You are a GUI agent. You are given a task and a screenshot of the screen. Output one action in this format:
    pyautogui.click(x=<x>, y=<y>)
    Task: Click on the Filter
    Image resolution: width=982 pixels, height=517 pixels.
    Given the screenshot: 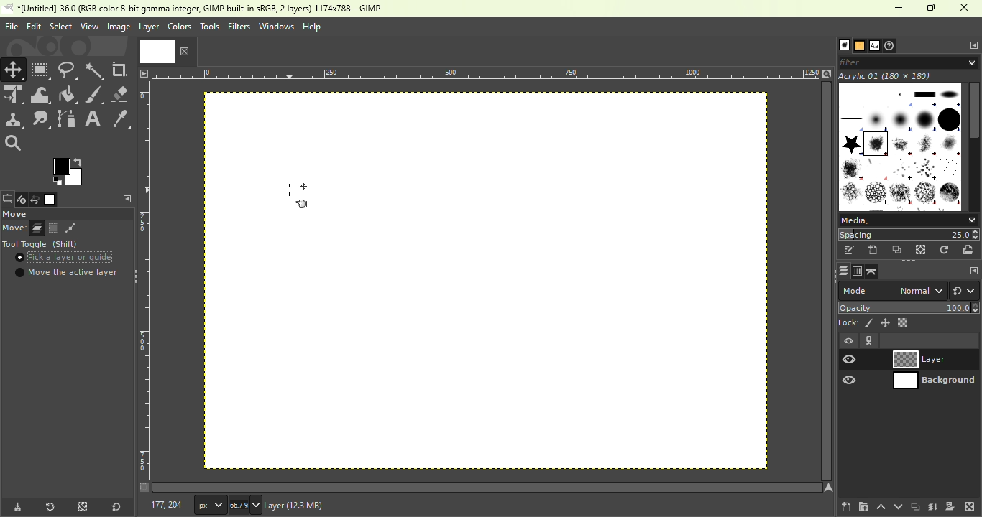 What is the action you would take?
    pyautogui.click(x=910, y=62)
    